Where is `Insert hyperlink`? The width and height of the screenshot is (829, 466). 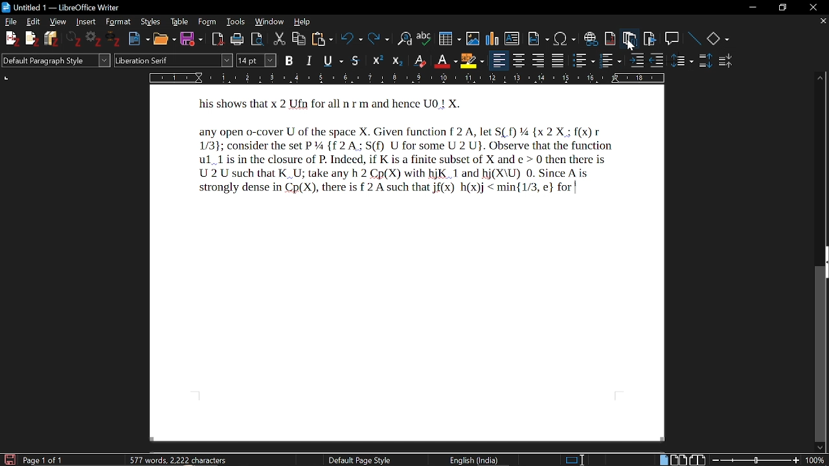
Insert hyperlink is located at coordinates (591, 39).